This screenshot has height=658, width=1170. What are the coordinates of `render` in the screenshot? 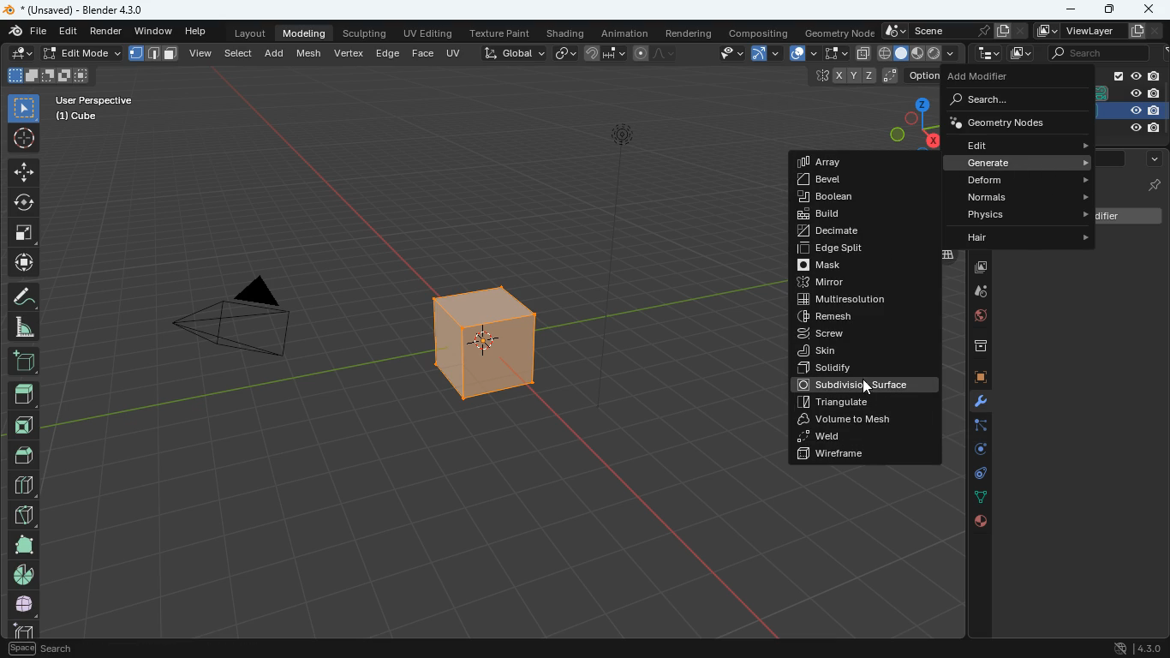 It's located at (106, 32).